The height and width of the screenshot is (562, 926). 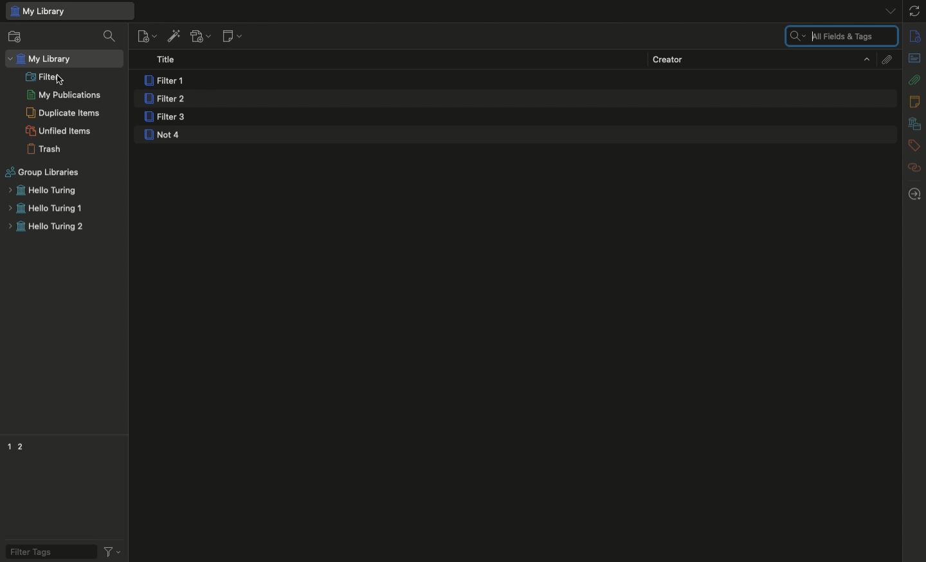 What do you see at coordinates (914, 125) in the screenshot?
I see `Libraries and collections` at bounding box center [914, 125].